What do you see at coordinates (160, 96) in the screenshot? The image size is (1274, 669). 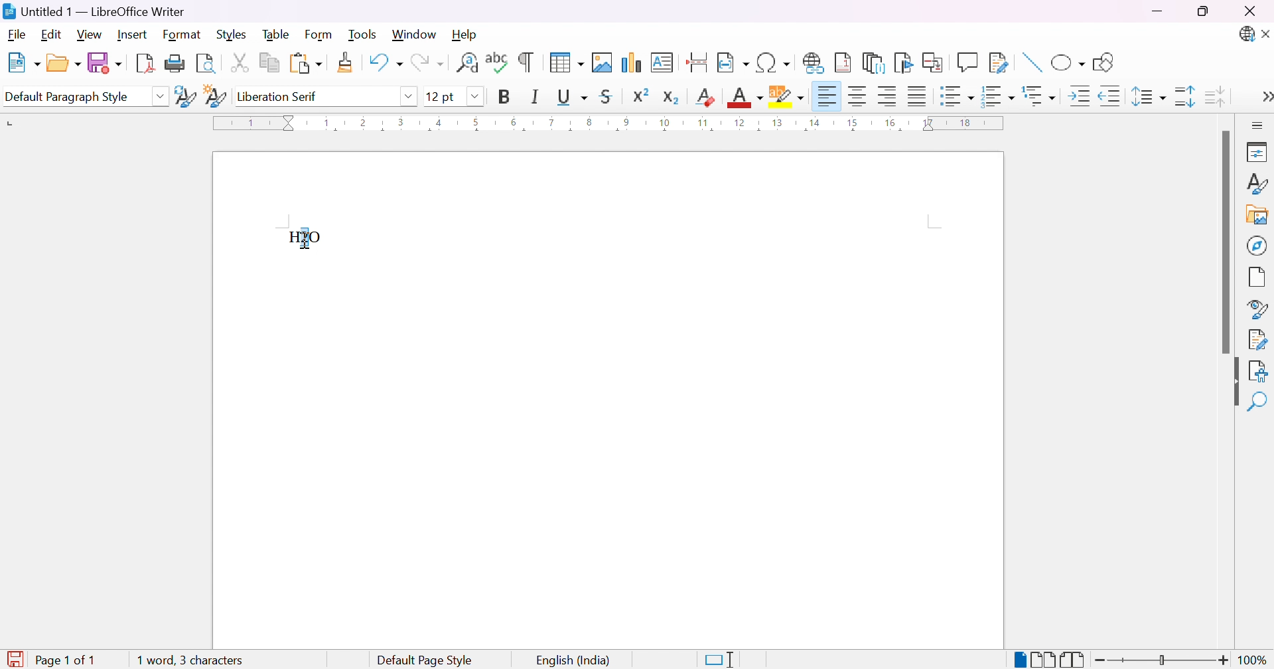 I see `Drop down` at bounding box center [160, 96].